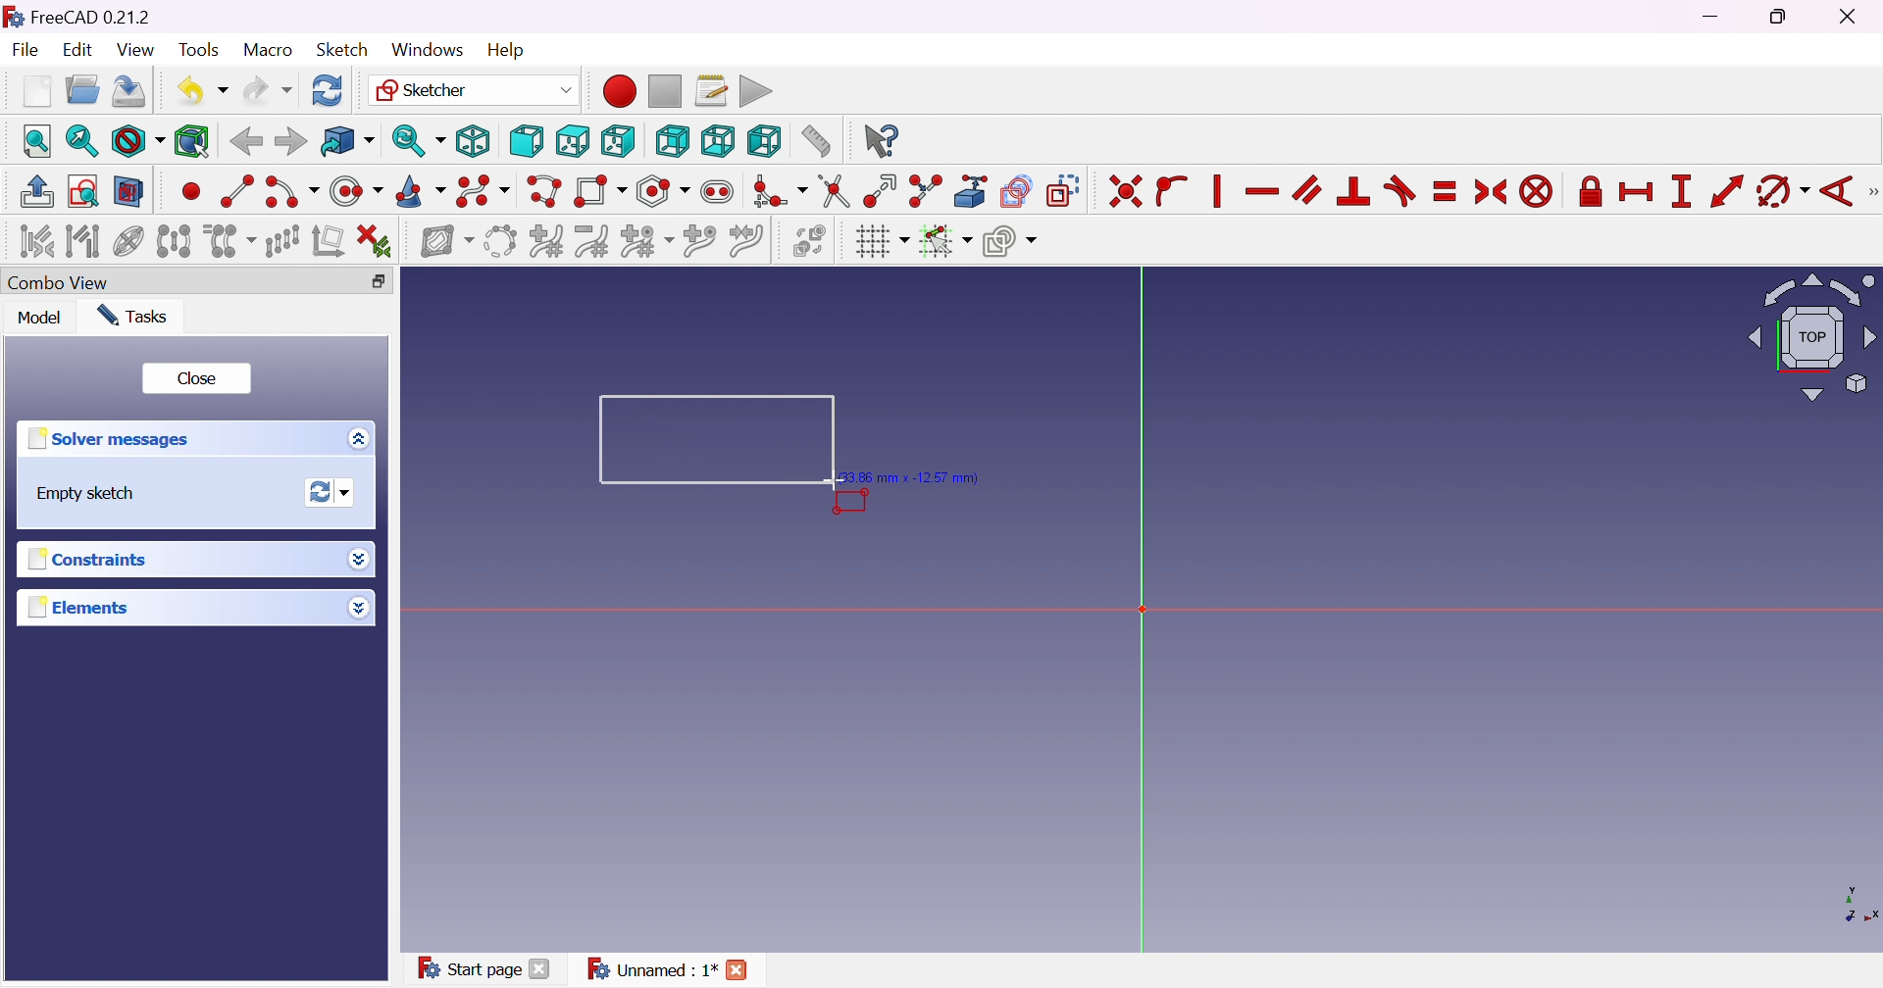  I want to click on Constrain lock, so click(1588, 193).